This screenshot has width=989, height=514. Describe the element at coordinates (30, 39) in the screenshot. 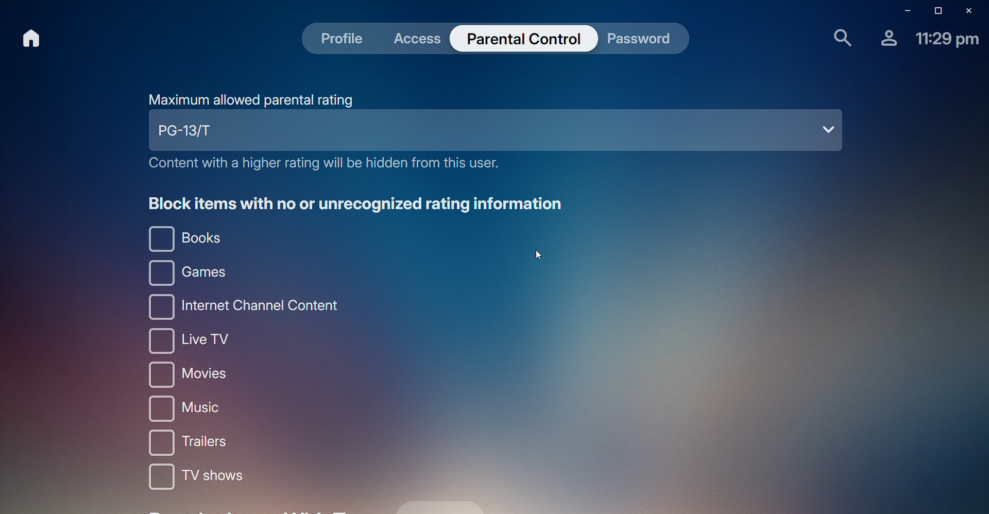

I see `Home` at that location.